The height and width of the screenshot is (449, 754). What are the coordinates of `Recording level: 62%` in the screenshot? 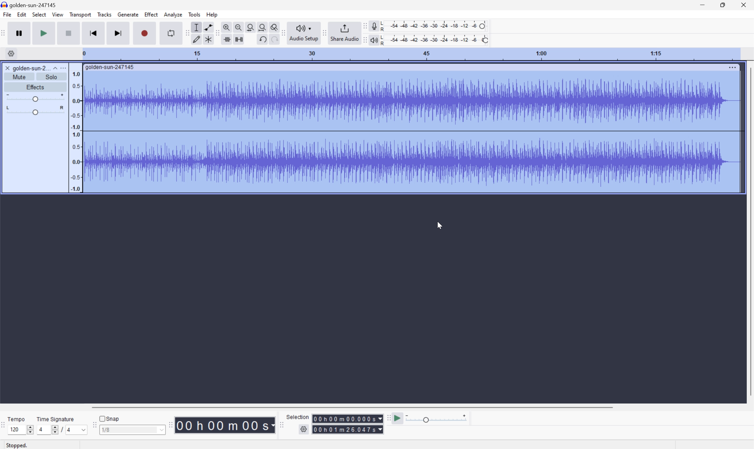 It's located at (435, 26).